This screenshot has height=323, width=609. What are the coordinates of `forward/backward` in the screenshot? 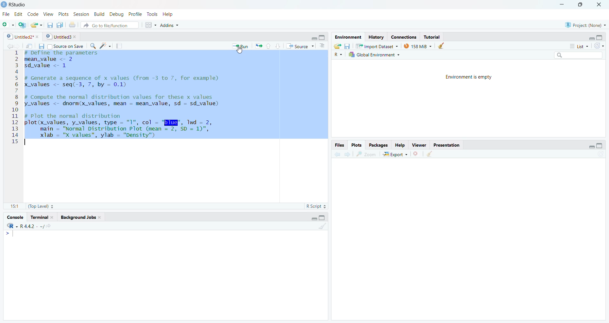 It's located at (344, 153).